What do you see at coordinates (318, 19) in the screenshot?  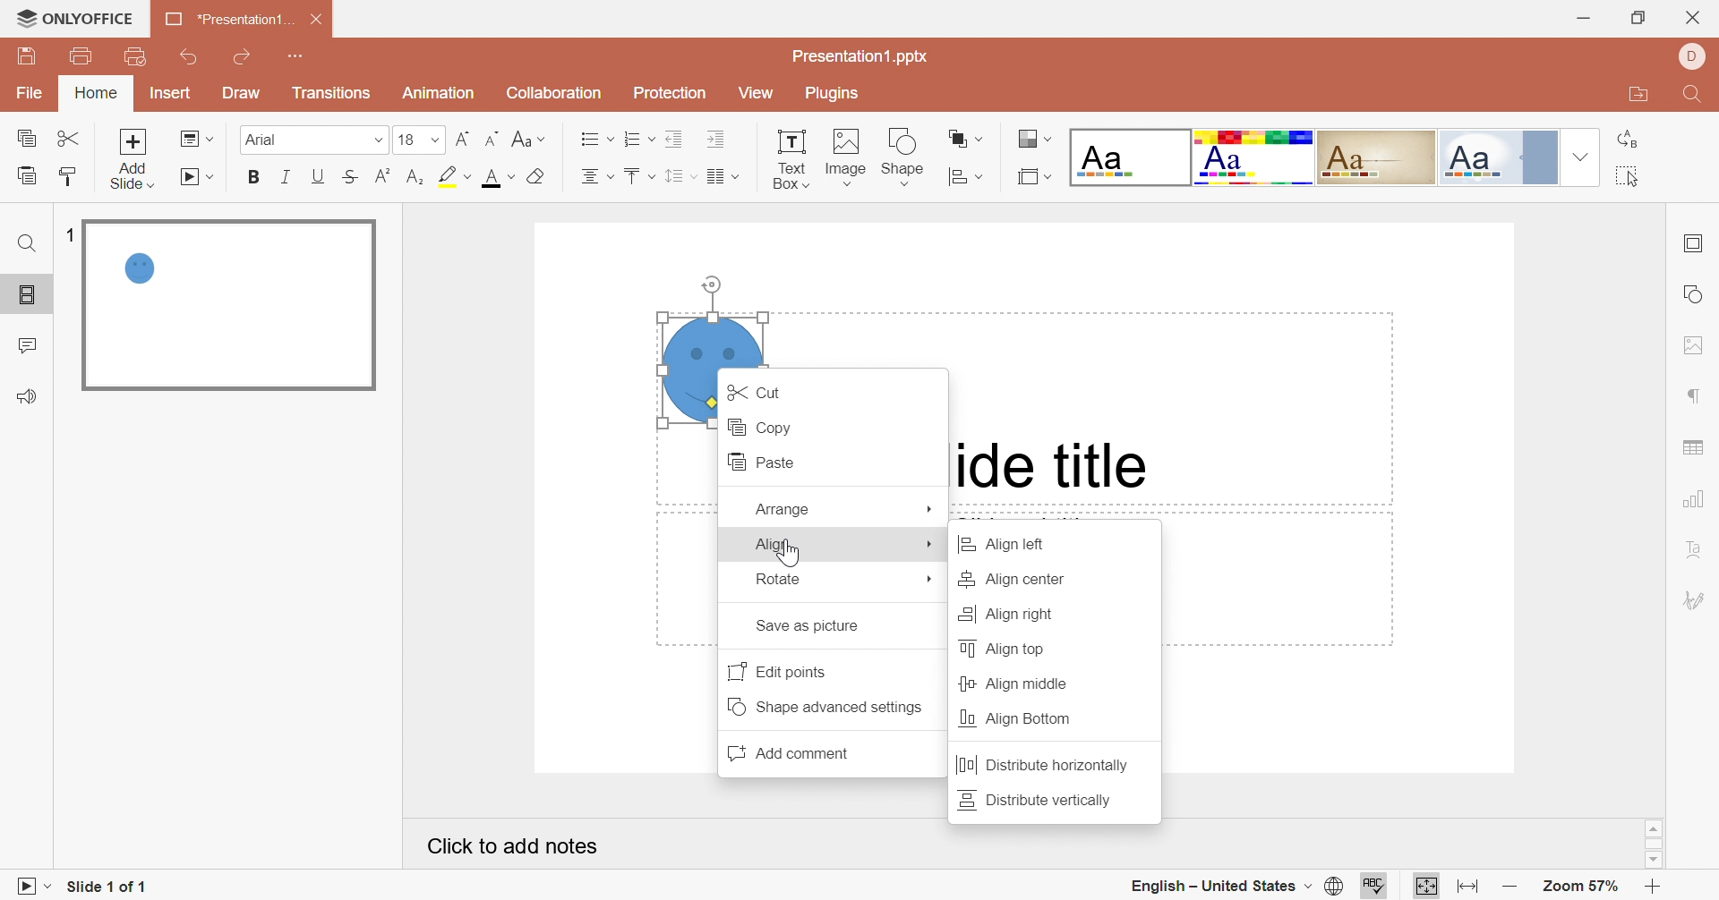 I see `Close` at bounding box center [318, 19].